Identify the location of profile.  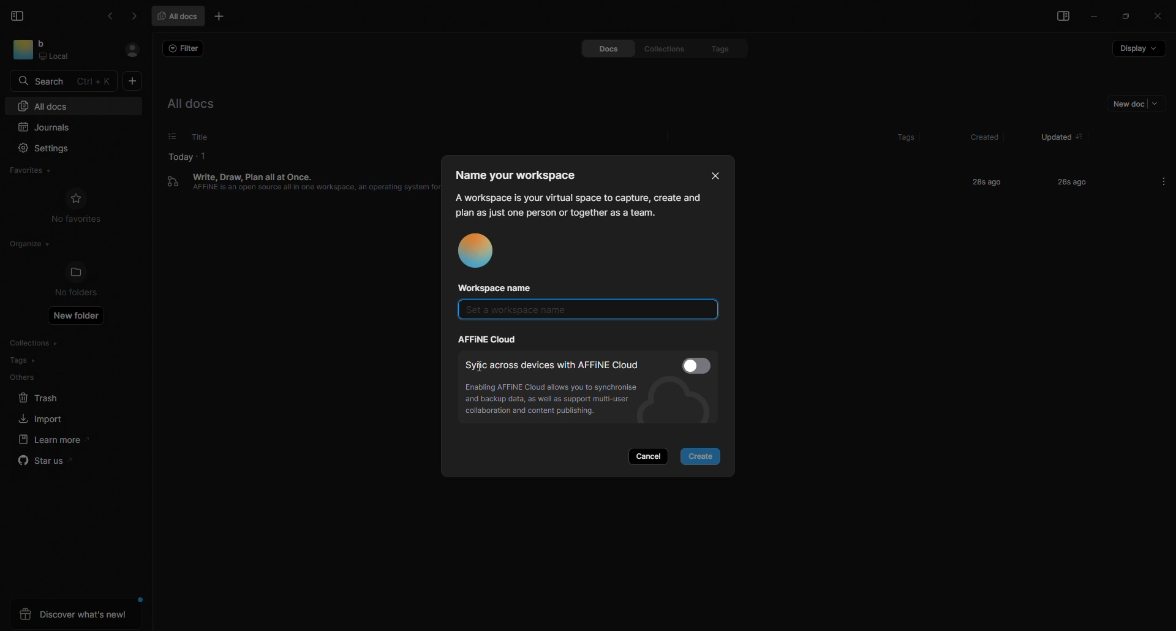
(480, 252).